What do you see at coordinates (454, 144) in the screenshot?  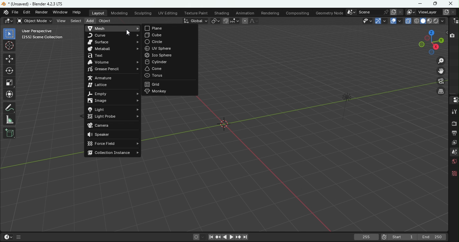 I see `View layer` at bounding box center [454, 144].